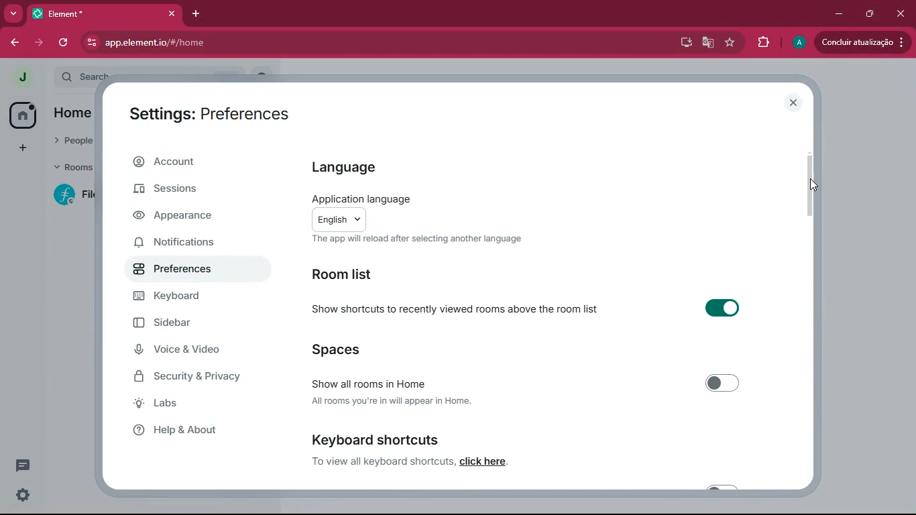  I want to click on maximize, so click(867, 12).